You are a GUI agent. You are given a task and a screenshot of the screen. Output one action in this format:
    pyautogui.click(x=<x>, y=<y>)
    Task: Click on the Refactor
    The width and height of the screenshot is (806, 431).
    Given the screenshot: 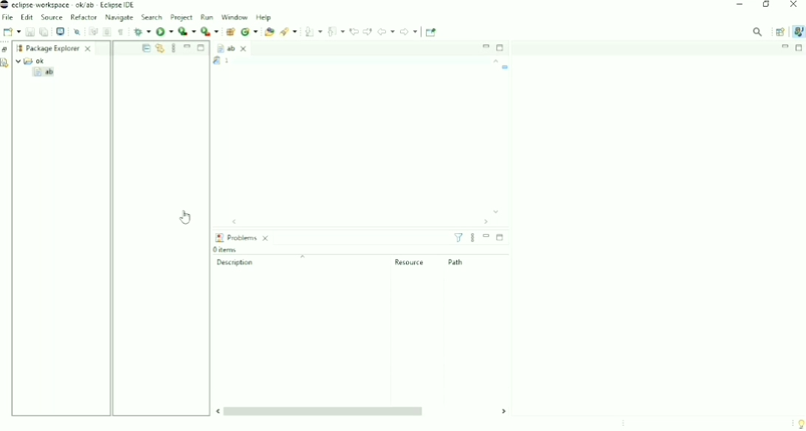 What is the action you would take?
    pyautogui.click(x=83, y=16)
    